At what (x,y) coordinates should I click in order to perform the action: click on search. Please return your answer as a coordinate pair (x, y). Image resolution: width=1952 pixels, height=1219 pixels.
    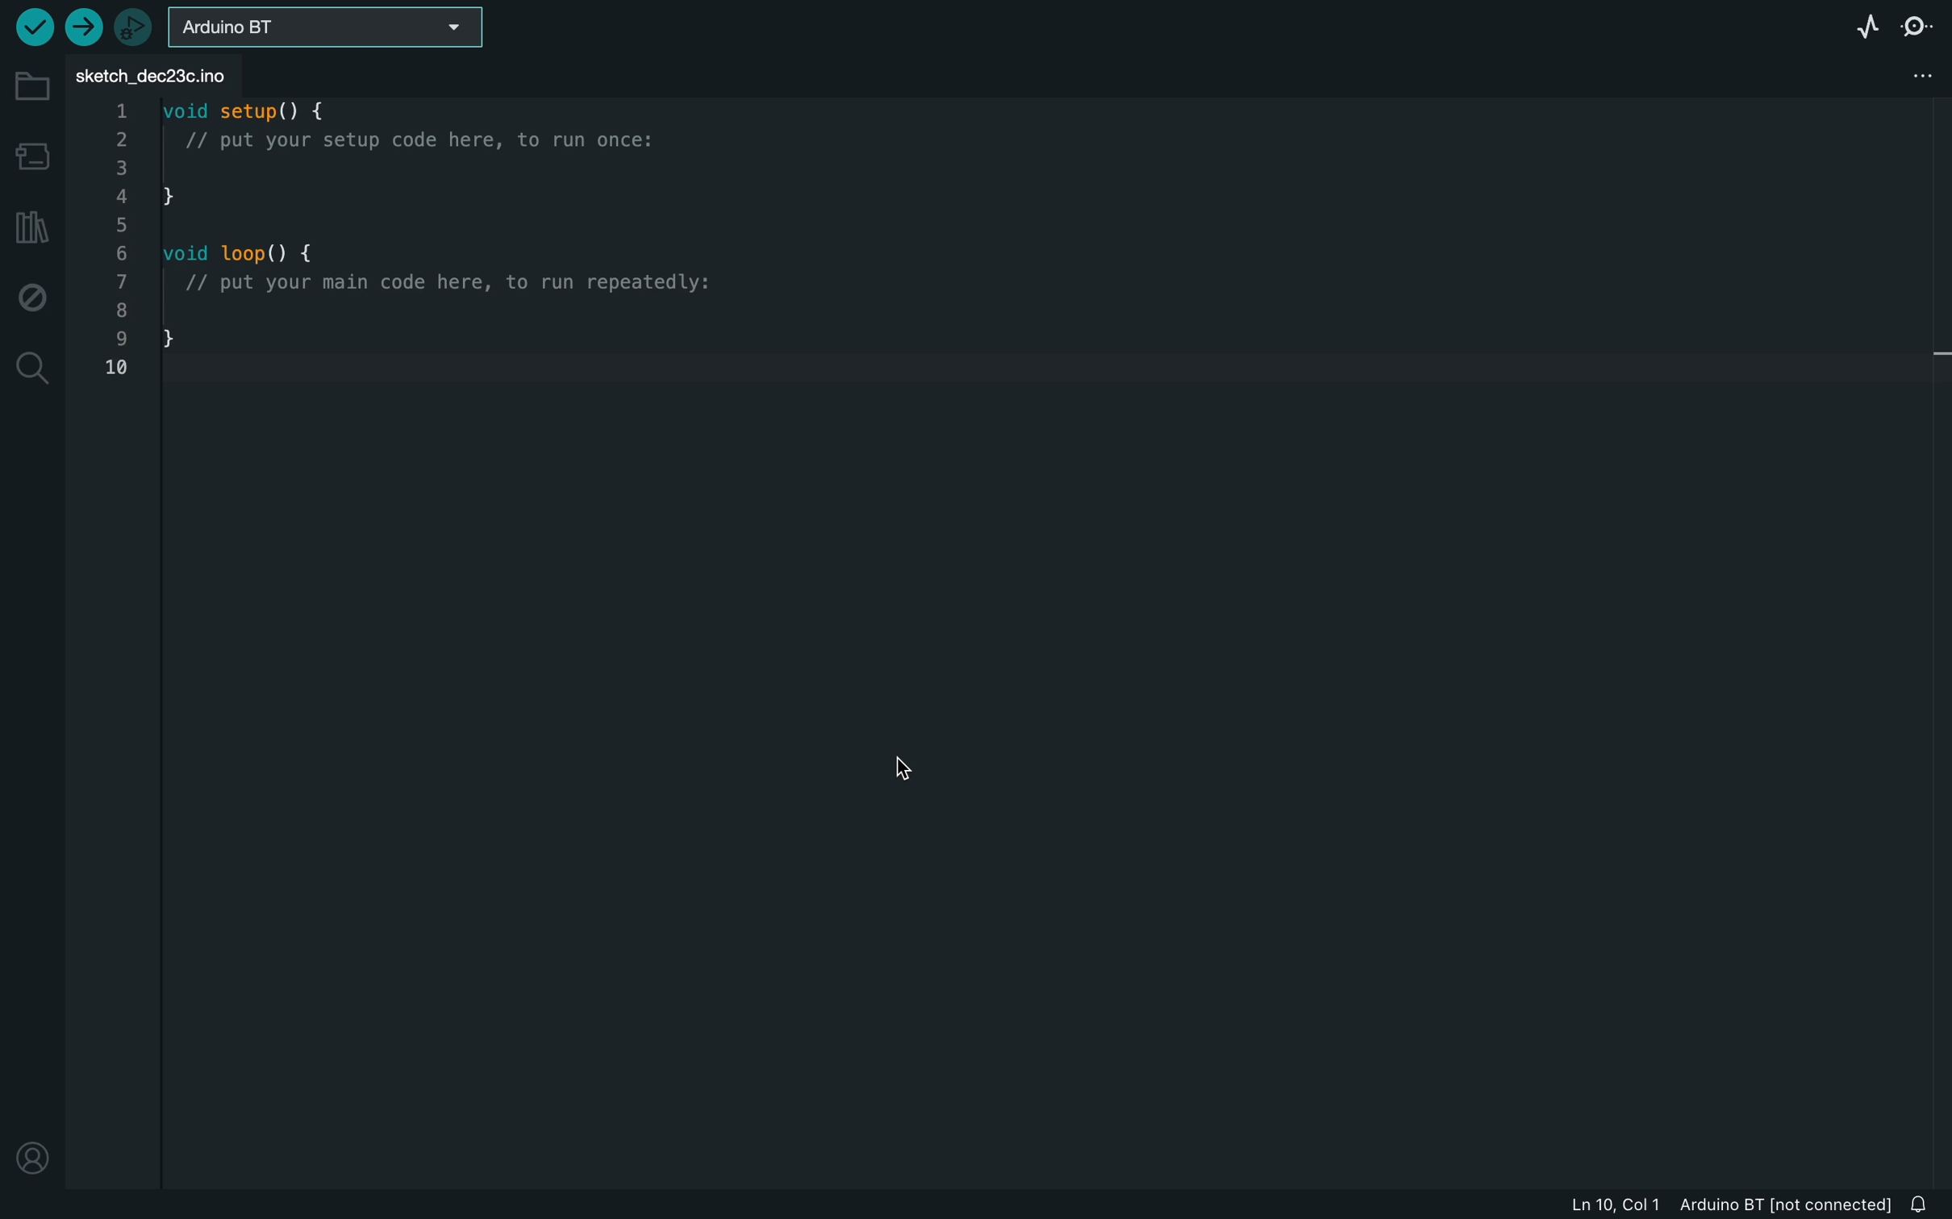
    Looking at the image, I should click on (31, 369).